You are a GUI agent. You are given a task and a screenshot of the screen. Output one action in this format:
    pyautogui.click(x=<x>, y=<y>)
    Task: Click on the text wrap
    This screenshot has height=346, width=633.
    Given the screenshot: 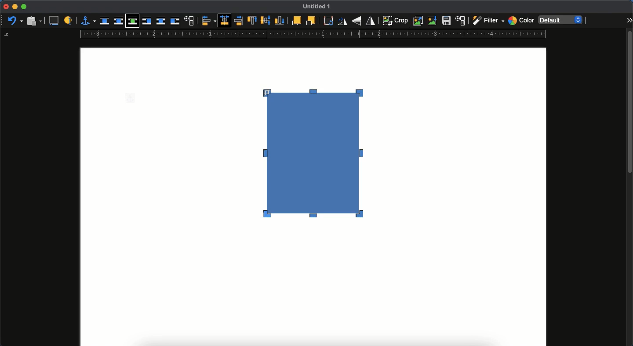 What is the action you would take?
    pyautogui.click(x=189, y=22)
    